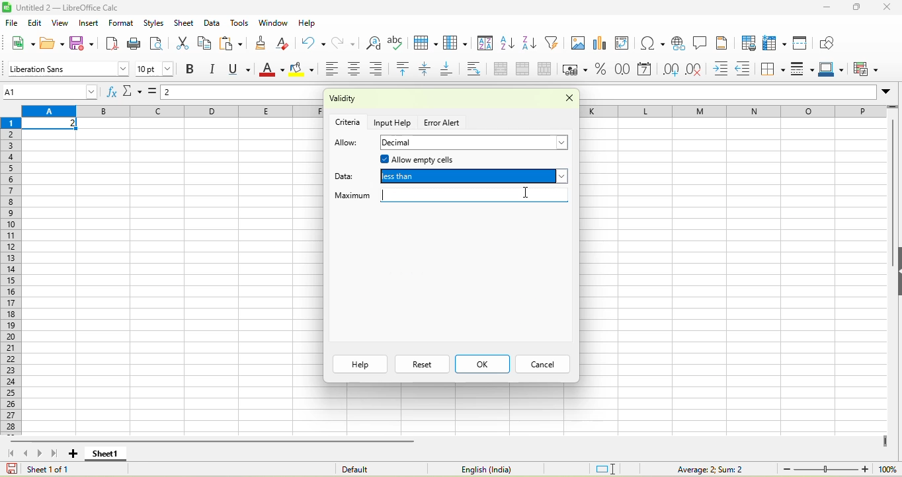 This screenshot has width=902, height=477. What do you see at coordinates (307, 22) in the screenshot?
I see `help` at bounding box center [307, 22].